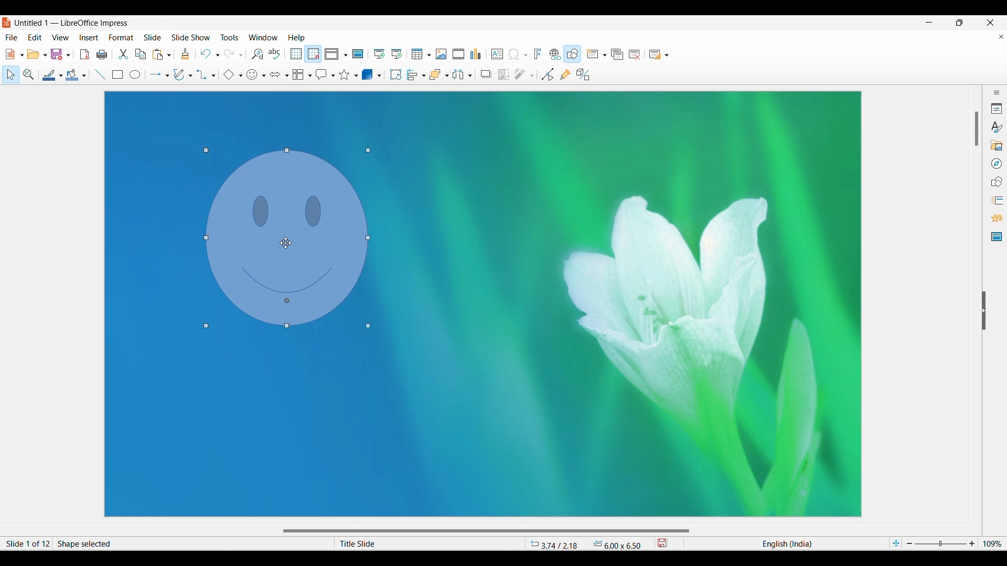 The width and height of the screenshot is (1007, 566). I want to click on 109%, so click(992, 543).